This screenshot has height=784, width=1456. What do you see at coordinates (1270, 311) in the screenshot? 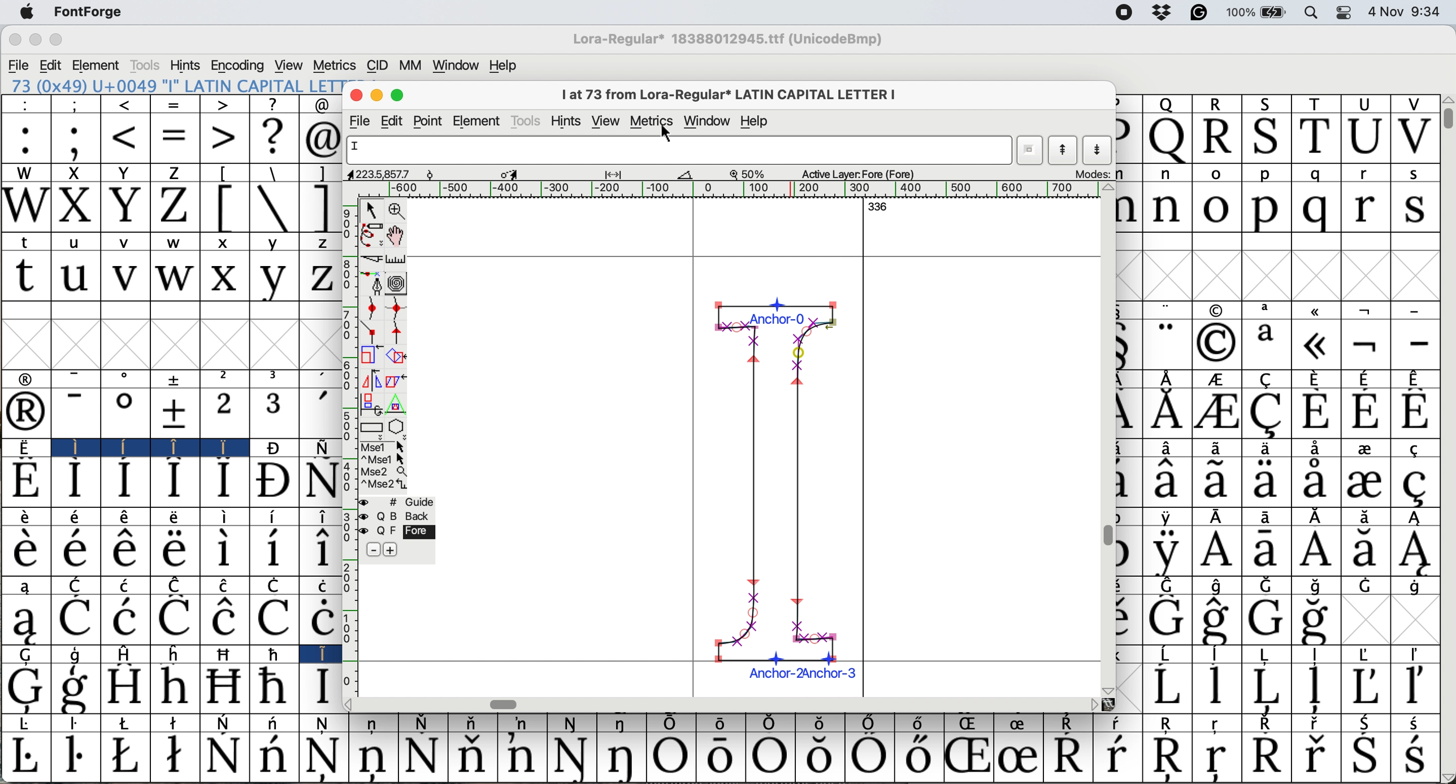
I see `a` at bounding box center [1270, 311].